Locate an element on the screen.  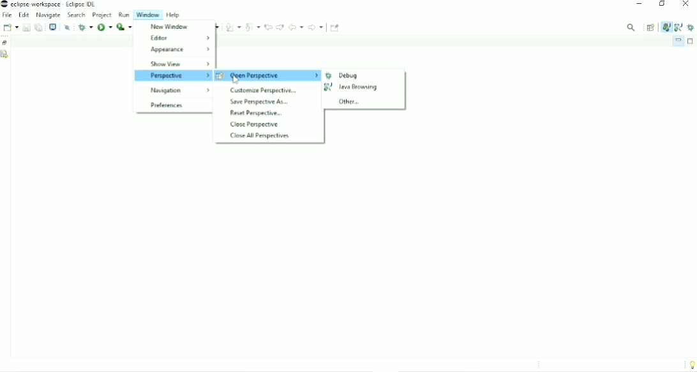
Customize Perspective is located at coordinates (263, 90).